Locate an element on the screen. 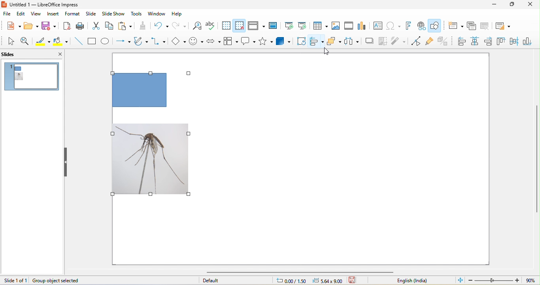 Image resolution: width=540 pixels, height=285 pixels. horizontal scroll bar is located at coordinates (302, 272).